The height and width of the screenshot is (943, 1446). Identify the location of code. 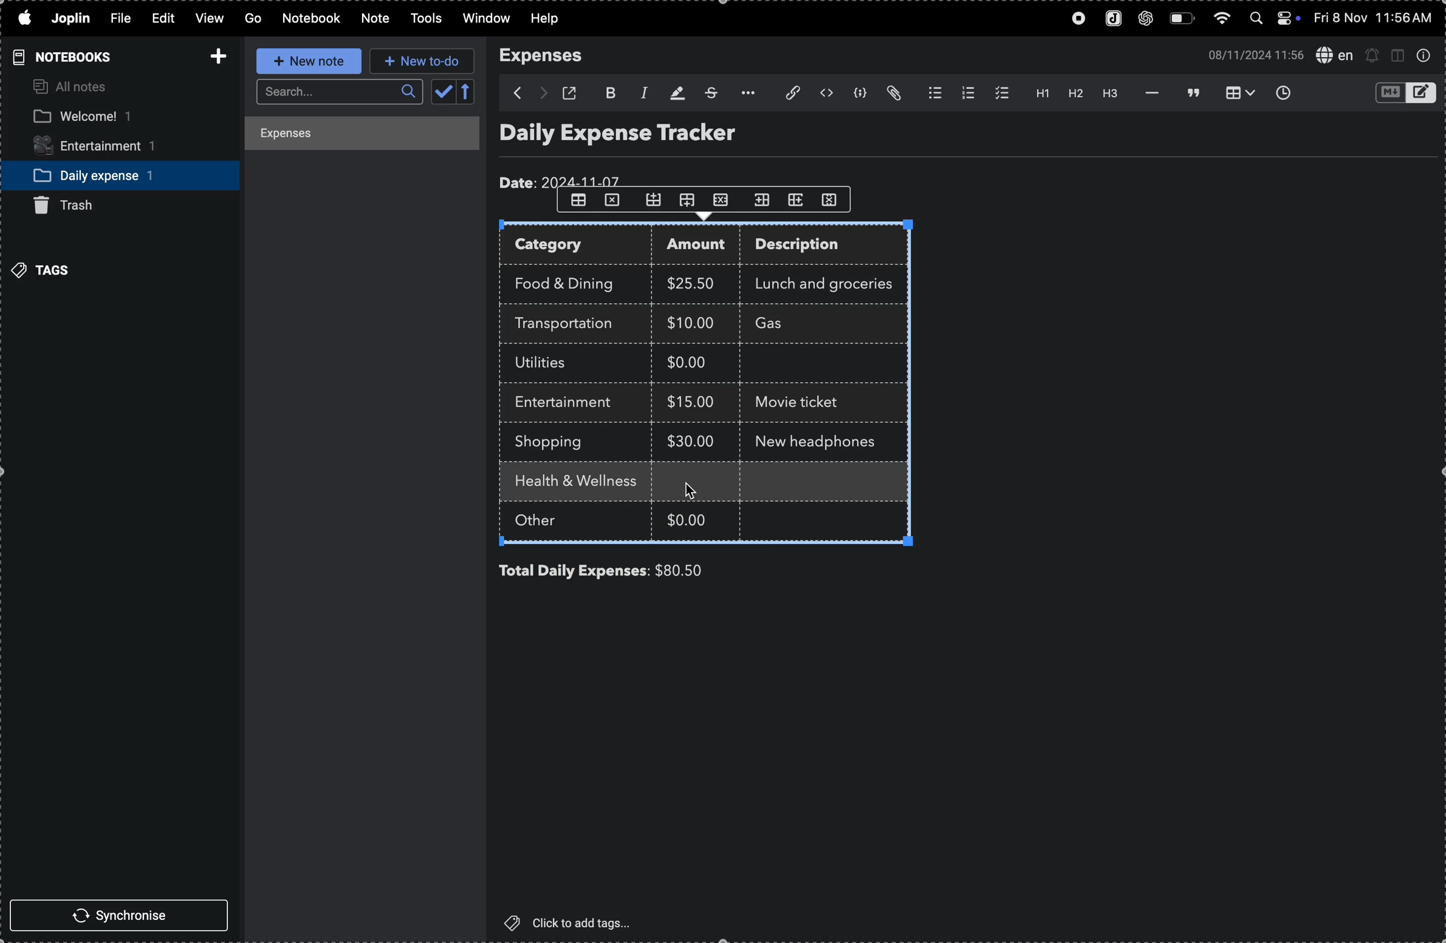
(861, 95).